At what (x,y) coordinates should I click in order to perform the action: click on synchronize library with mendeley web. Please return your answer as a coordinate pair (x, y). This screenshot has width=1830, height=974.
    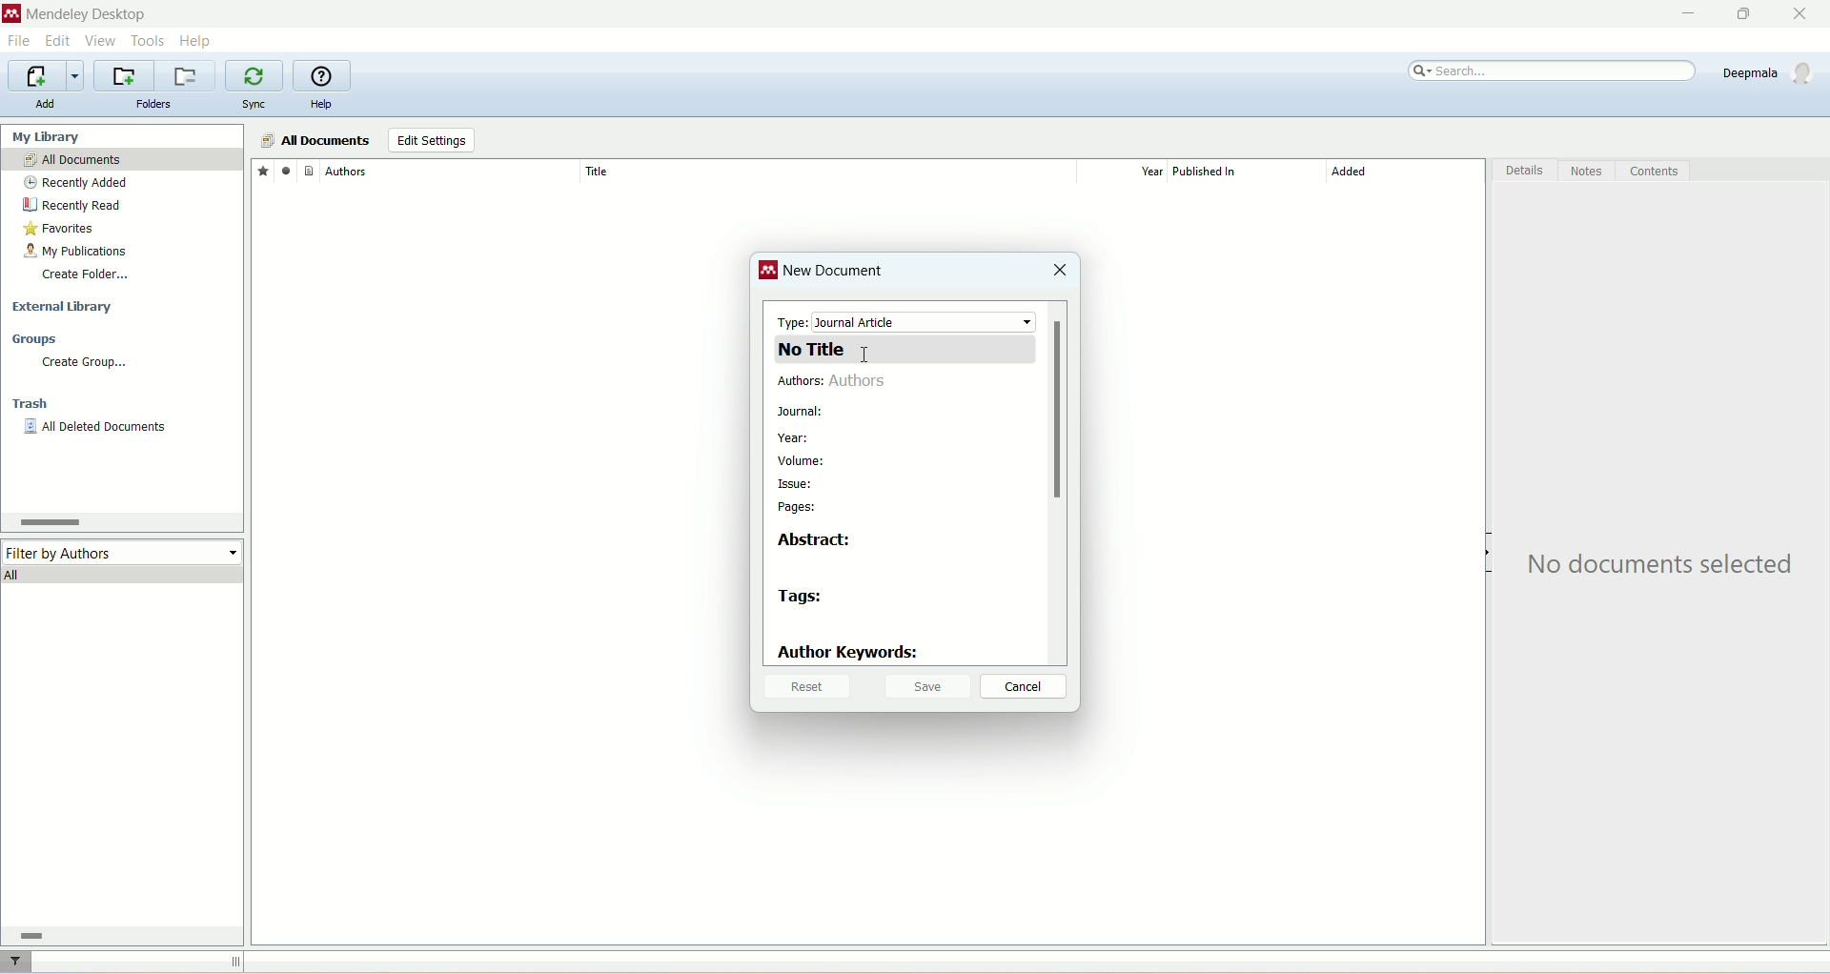
    Looking at the image, I should click on (256, 76).